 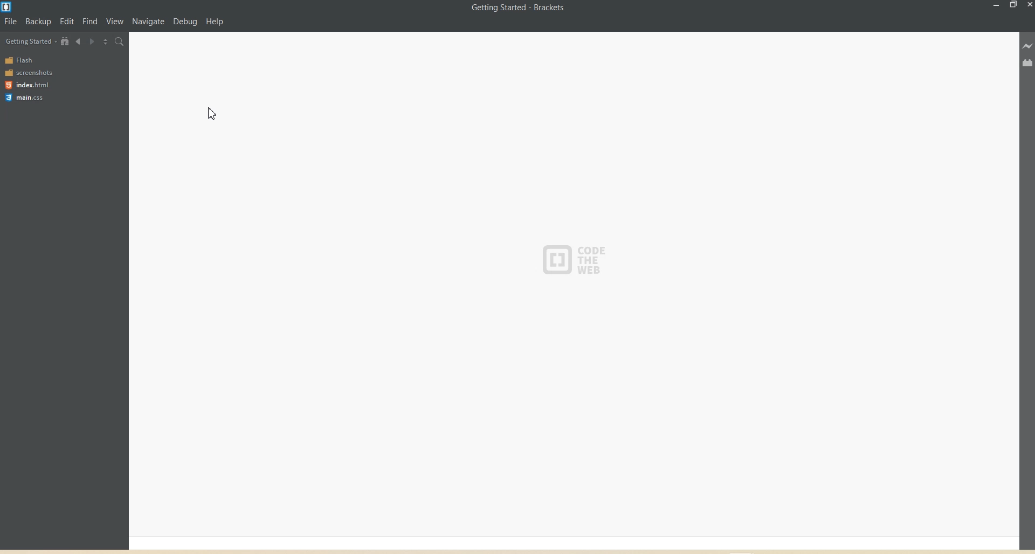 What do you see at coordinates (91, 19) in the screenshot?
I see `Find` at bounding box center [91, 19].